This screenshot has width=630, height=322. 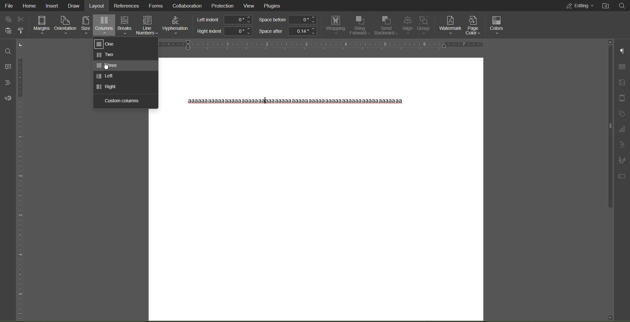 I want to click on Table Settings, so click(x=622, y=67).